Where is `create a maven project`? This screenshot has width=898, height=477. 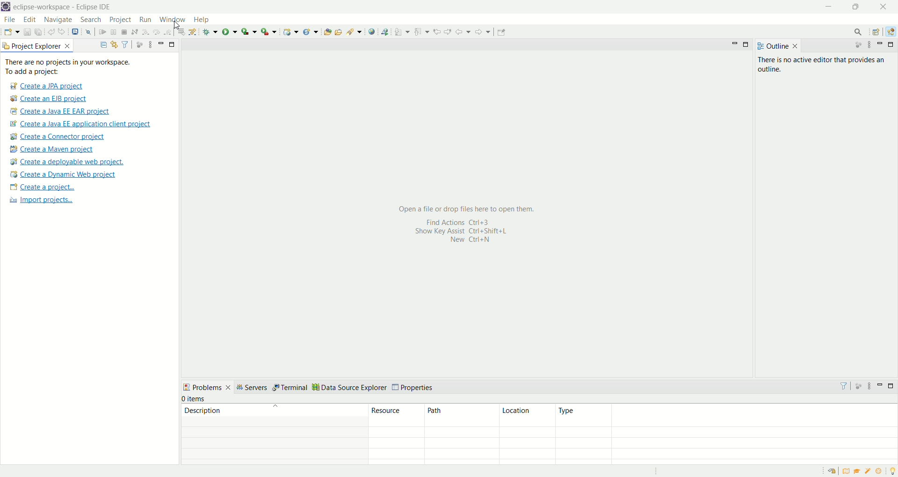 create a maven project is located at coordinates (55, 150).